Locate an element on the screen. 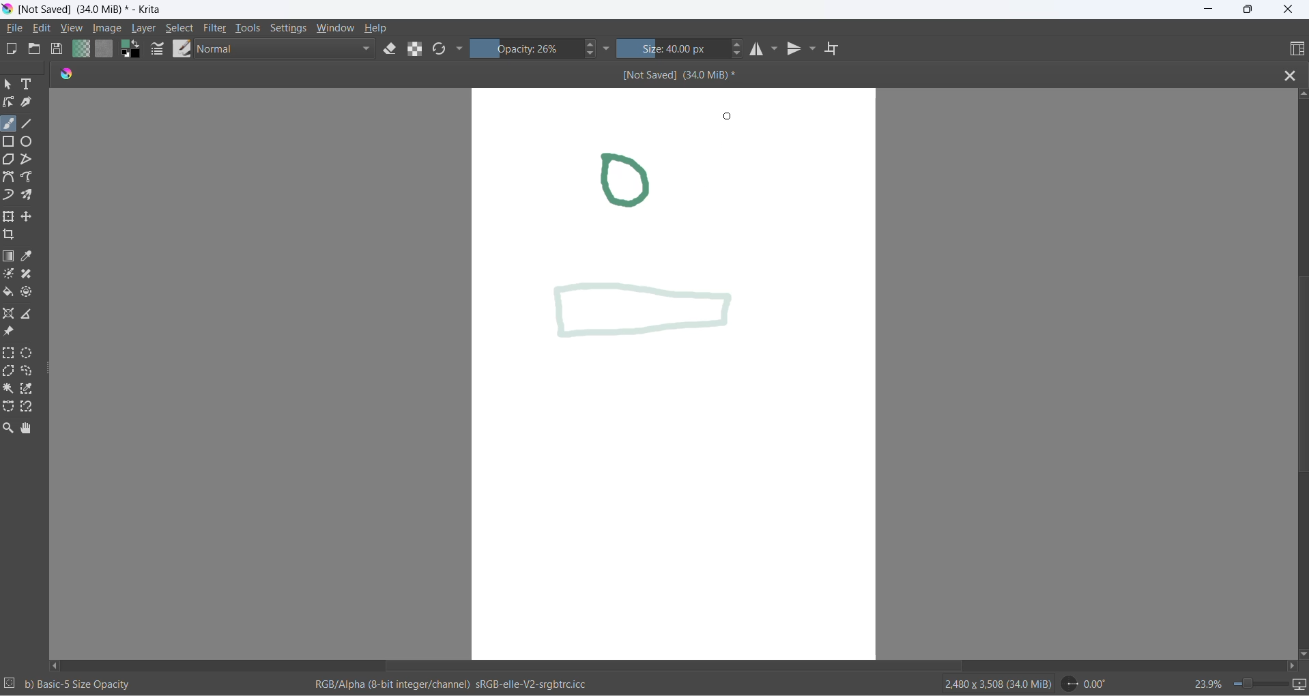 Image resolution: width=1309 pixels, height=696 pixels. smart patch tool is located at coordinates (31, 275).